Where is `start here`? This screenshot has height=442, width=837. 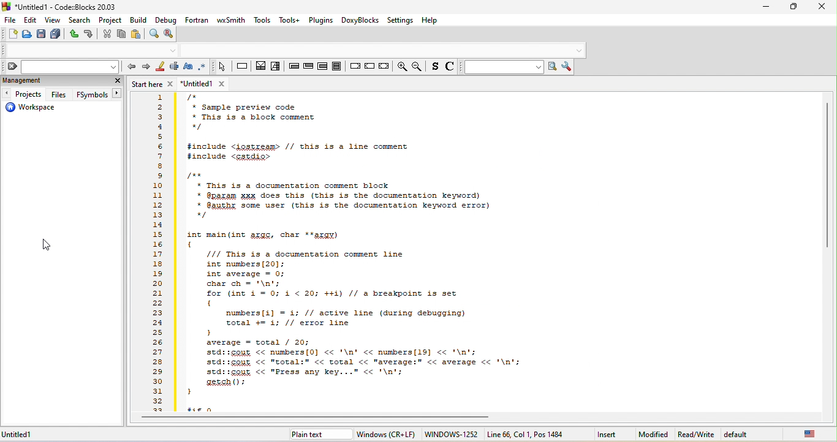 start here is located at coordinates (153, 84).